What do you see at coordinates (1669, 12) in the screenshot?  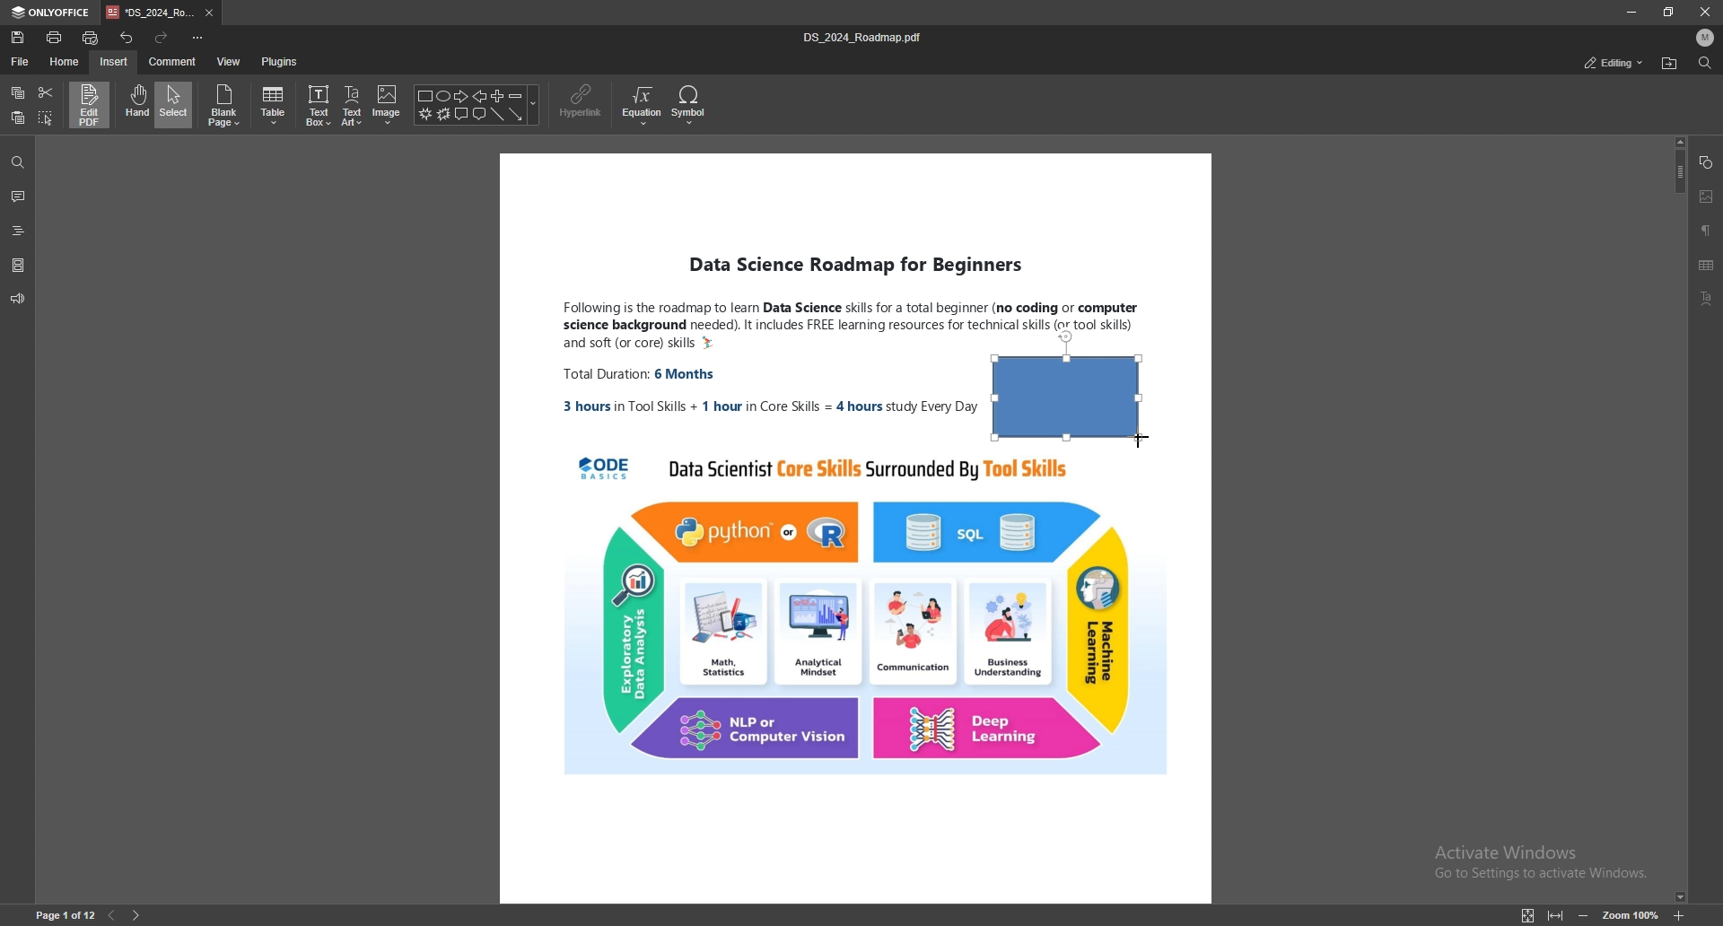 I see `resize` at bounding box center [1669, 12].